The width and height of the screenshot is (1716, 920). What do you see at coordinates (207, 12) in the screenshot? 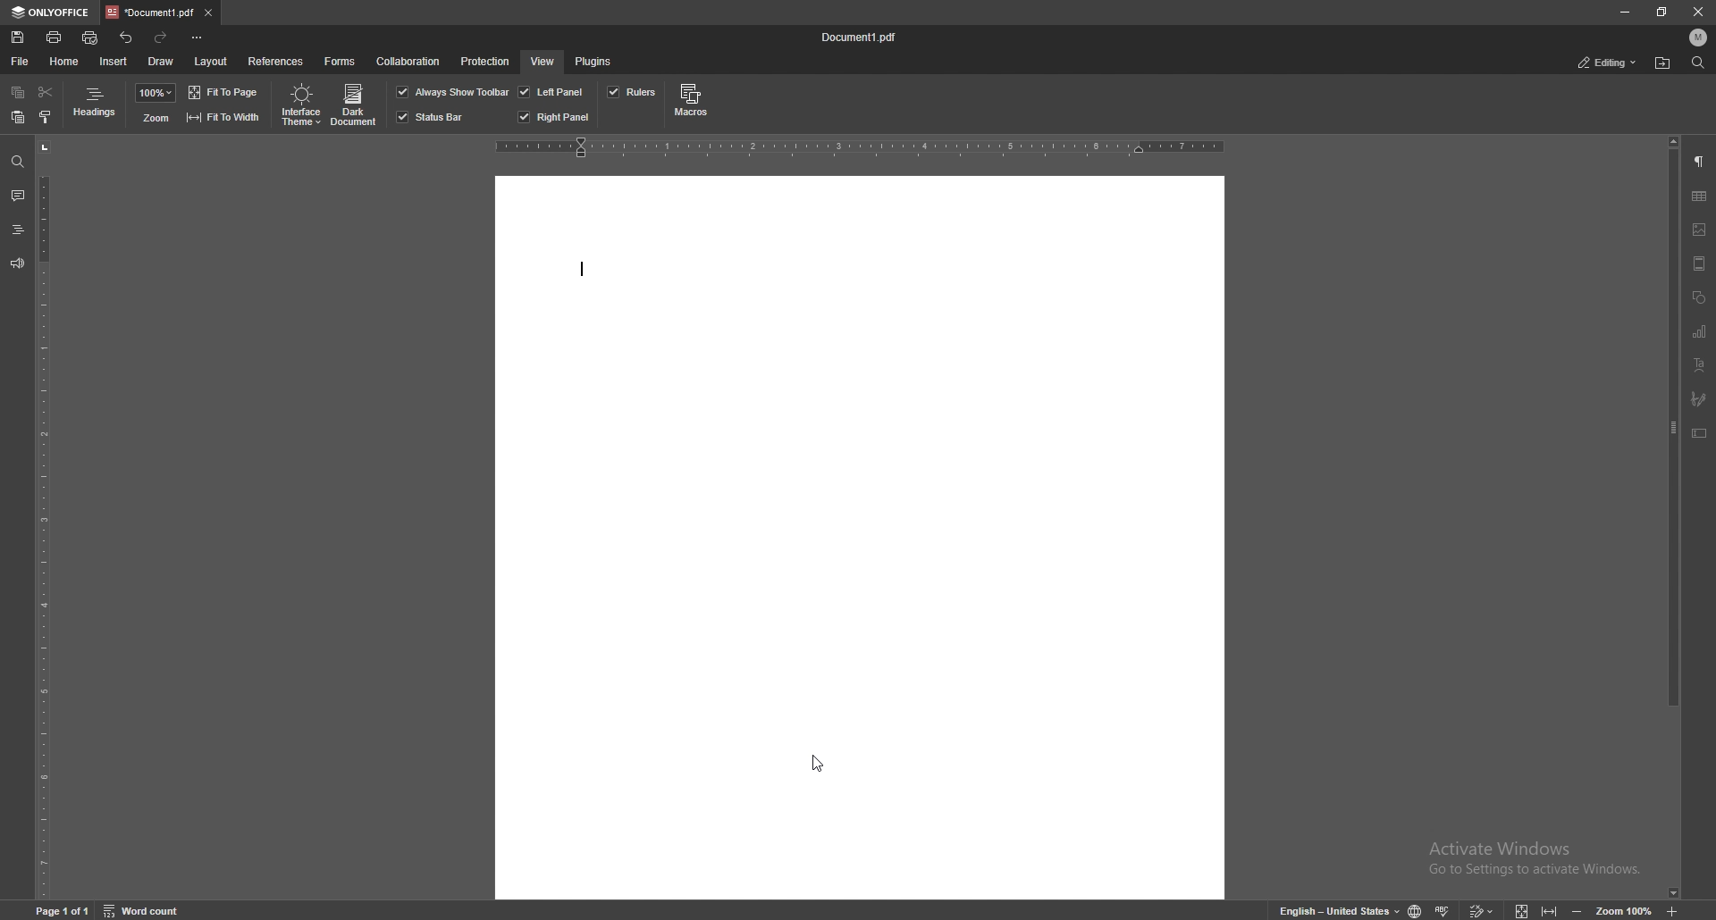
I see `close tab` at bounding box center [207, 12].